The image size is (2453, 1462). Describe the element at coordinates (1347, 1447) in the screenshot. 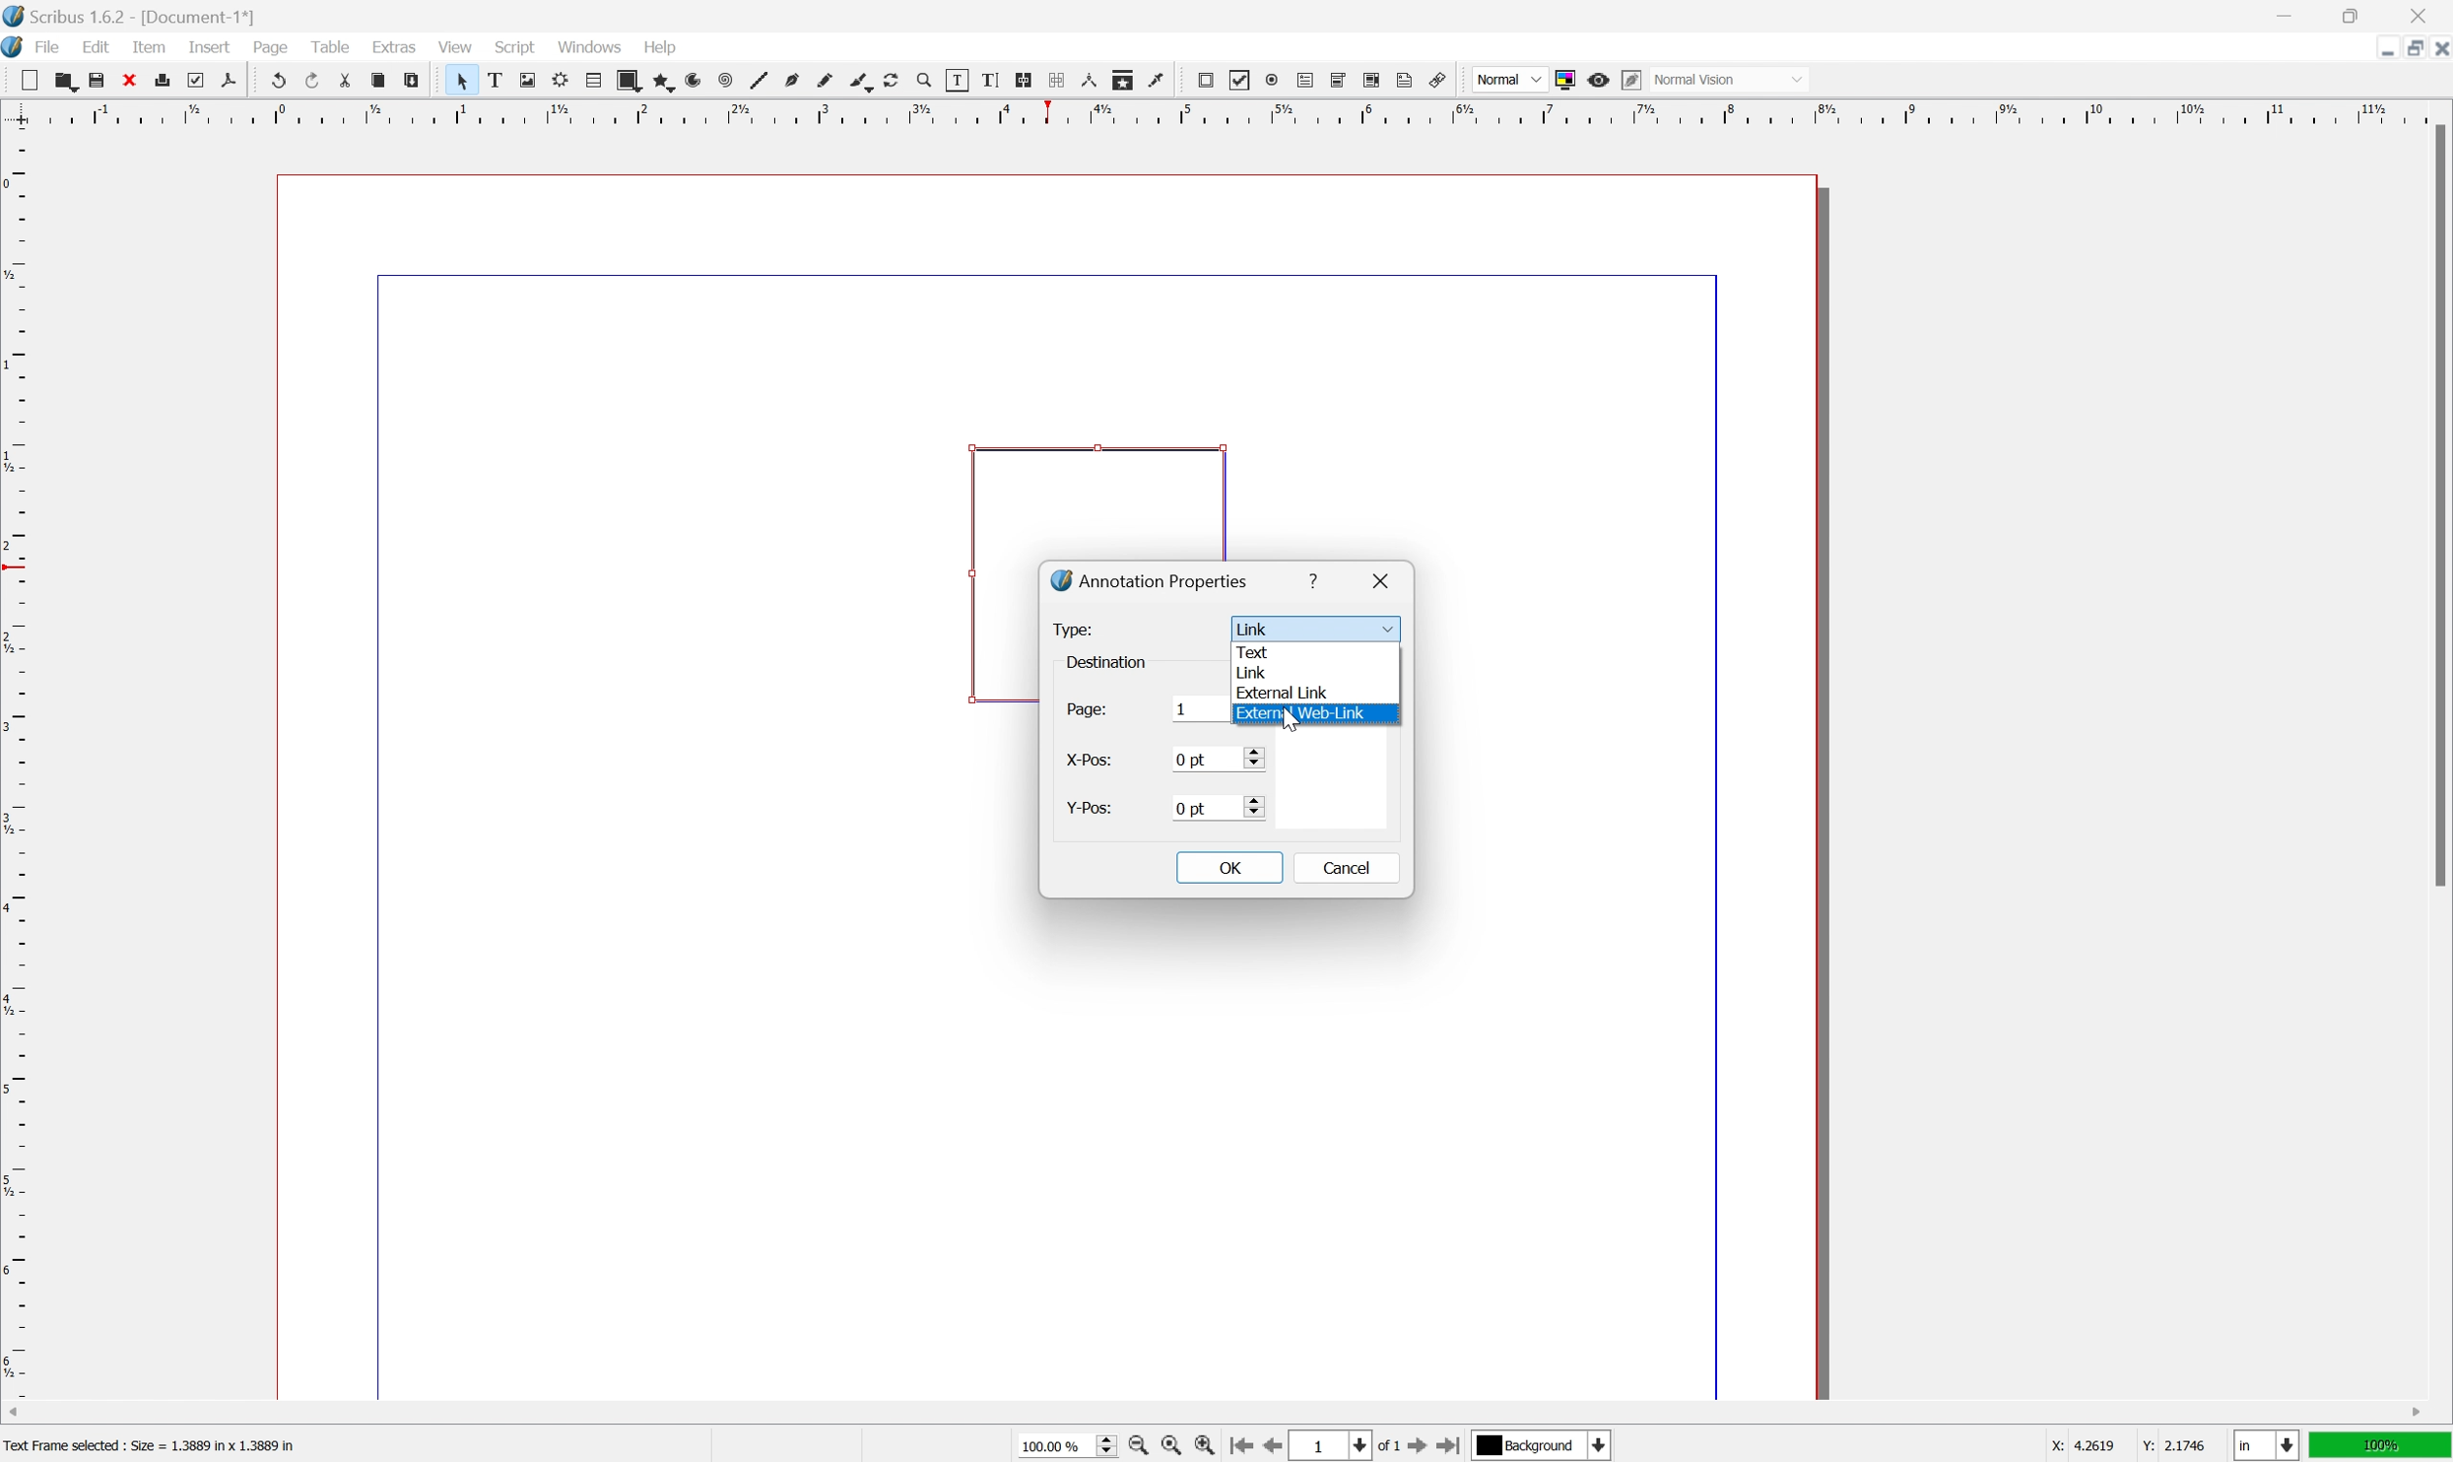

I see `select current page` at that location.